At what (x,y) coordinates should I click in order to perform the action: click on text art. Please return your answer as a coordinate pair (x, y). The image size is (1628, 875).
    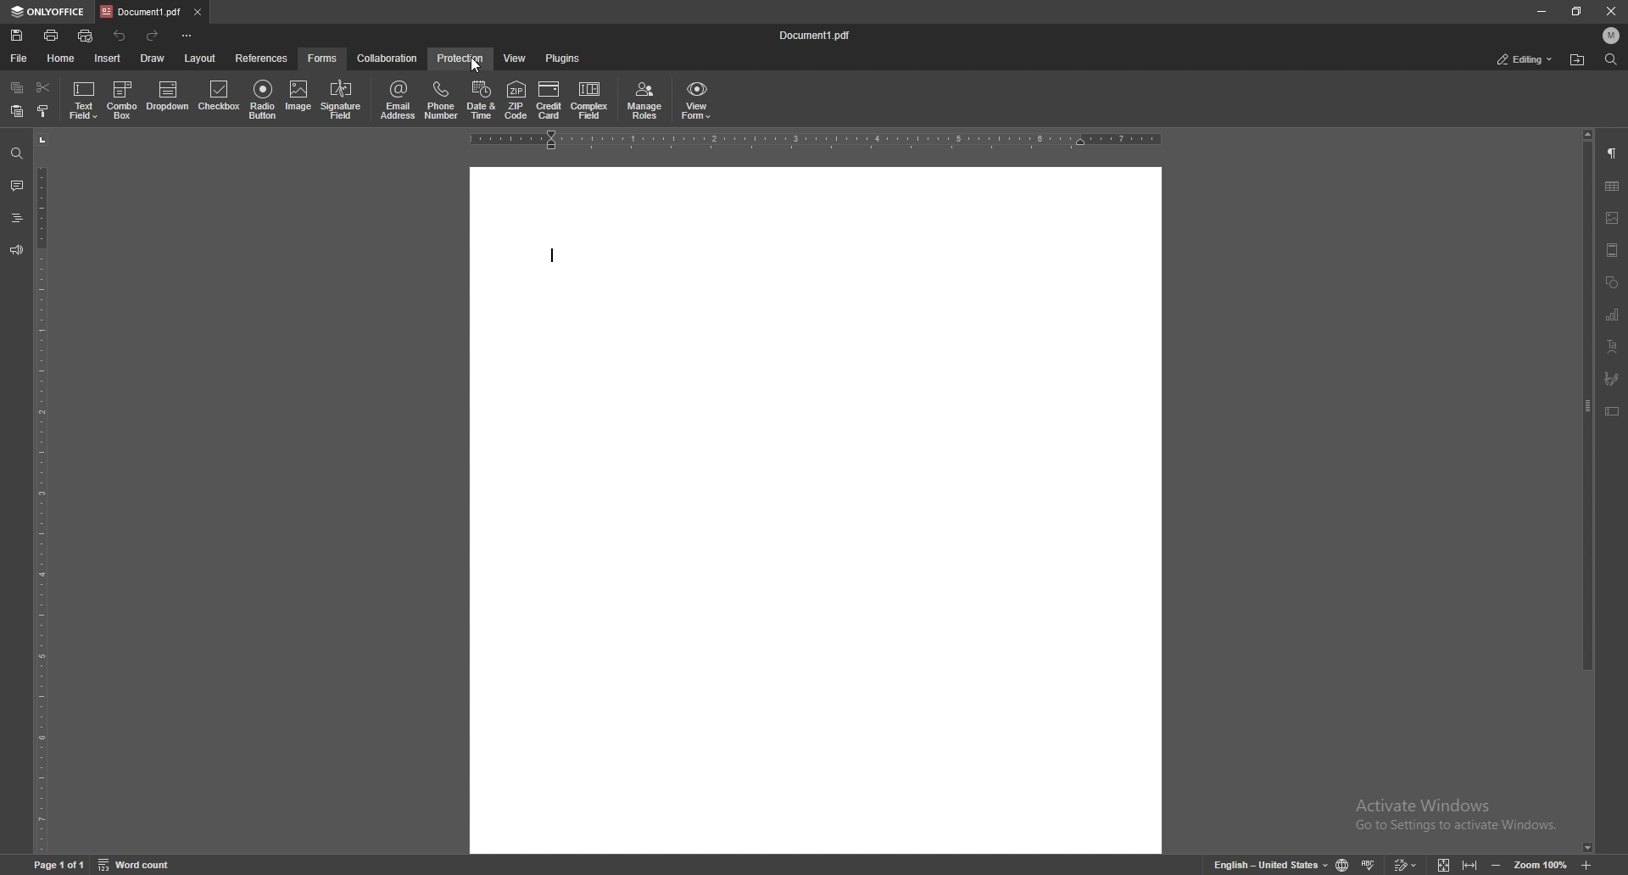
    Looking at the image, I should click on (1614, 346).